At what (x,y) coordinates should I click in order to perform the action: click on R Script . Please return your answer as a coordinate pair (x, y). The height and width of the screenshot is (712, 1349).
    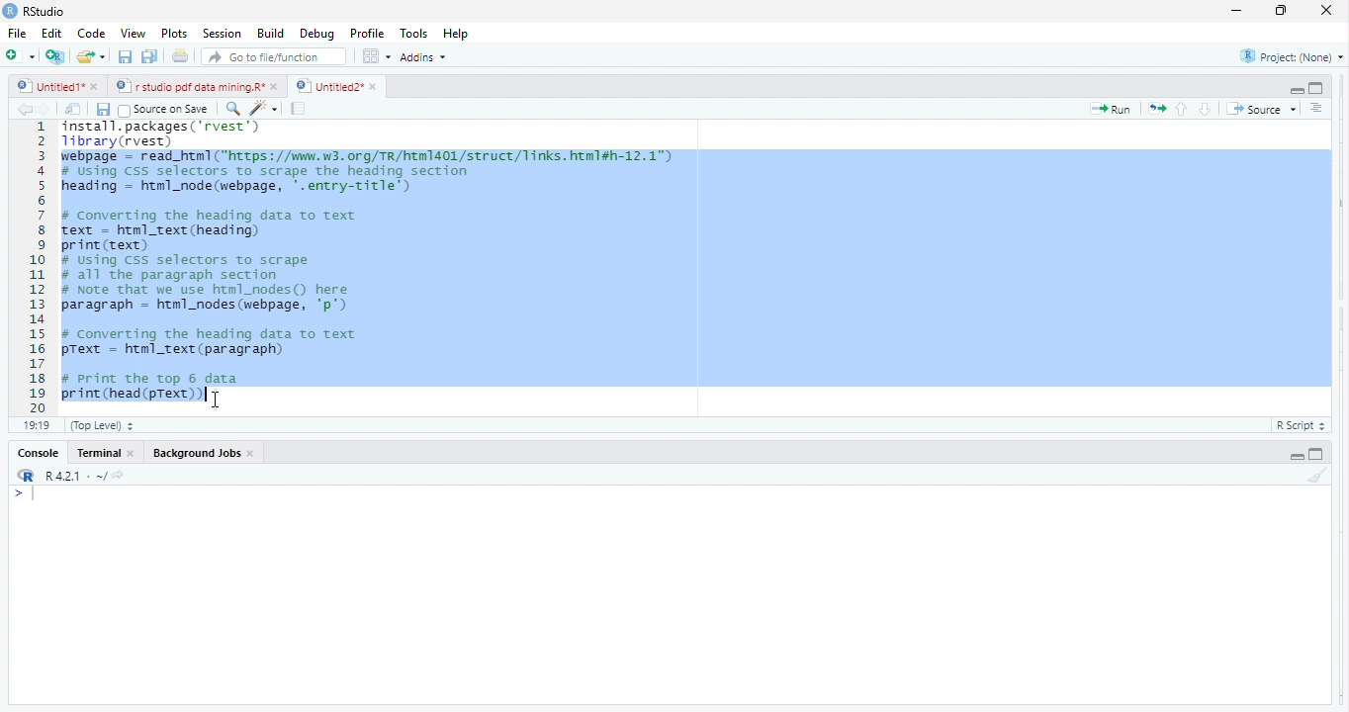
    Looking at the image, I should click on (1298, 426).